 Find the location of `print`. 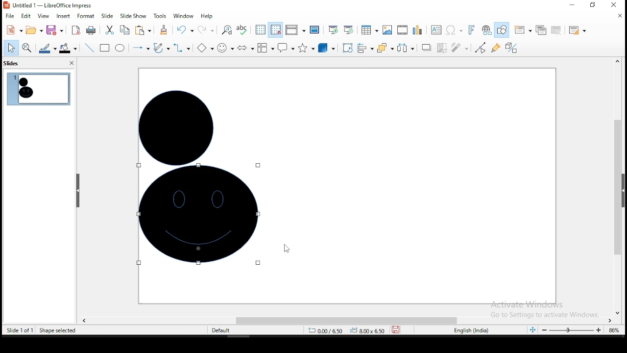

print is located at coordinates (91, 31).